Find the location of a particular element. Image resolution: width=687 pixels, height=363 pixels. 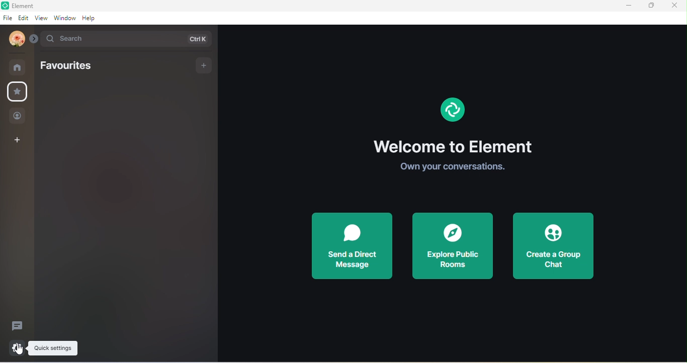

send a direct message is located at coordinates (352, 246).